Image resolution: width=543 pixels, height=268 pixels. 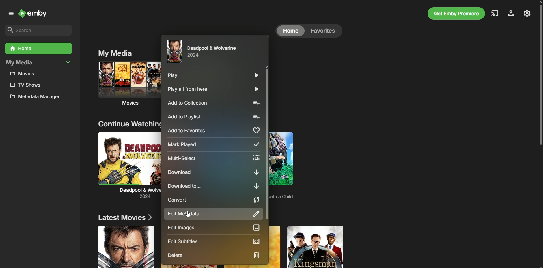 I want to click on Mark played, so click(x=216, y=144).